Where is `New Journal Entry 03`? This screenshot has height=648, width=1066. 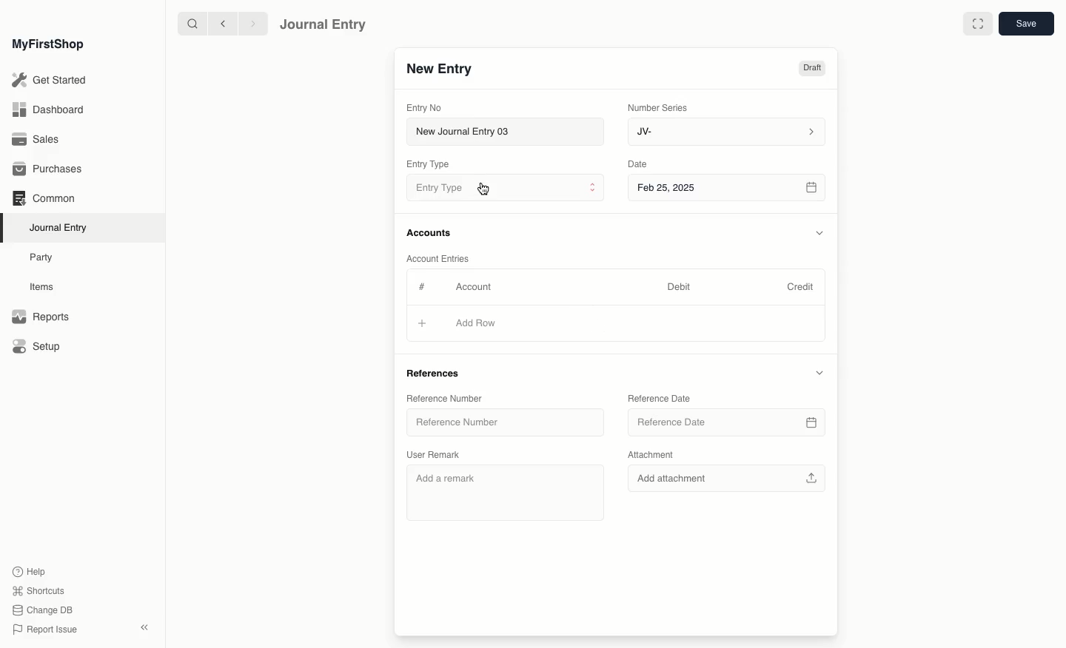
New Journal Entry 03 is located at coordinates (509, 132).